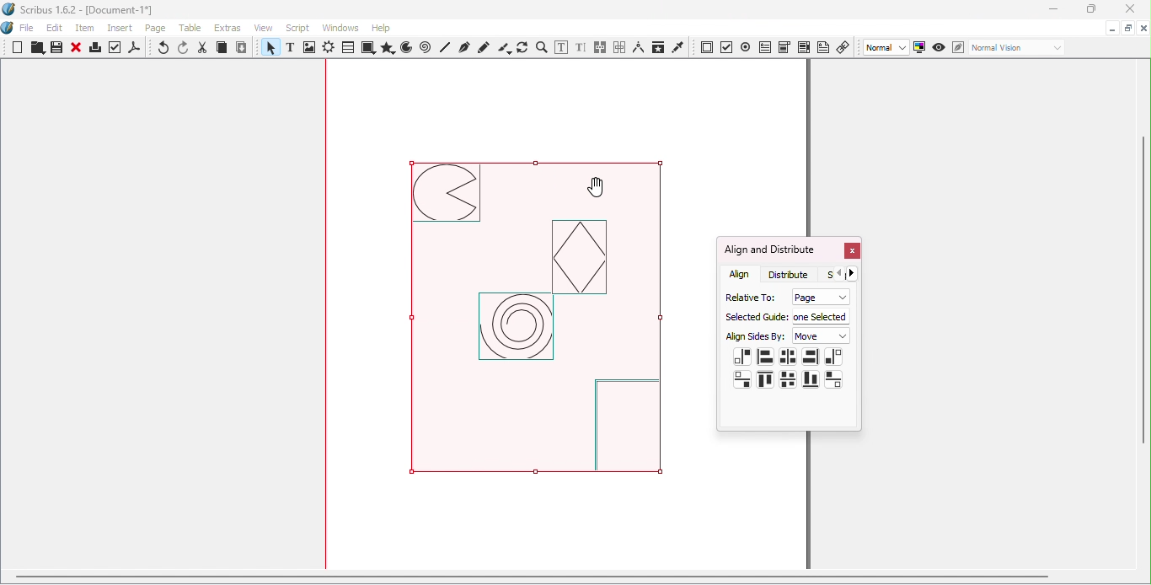 This screenshot has width=1151, height=585. What do you see at coordinates (707, 48) in the screenshot?
I see `PDF push button` at bounding box center [707, 48].